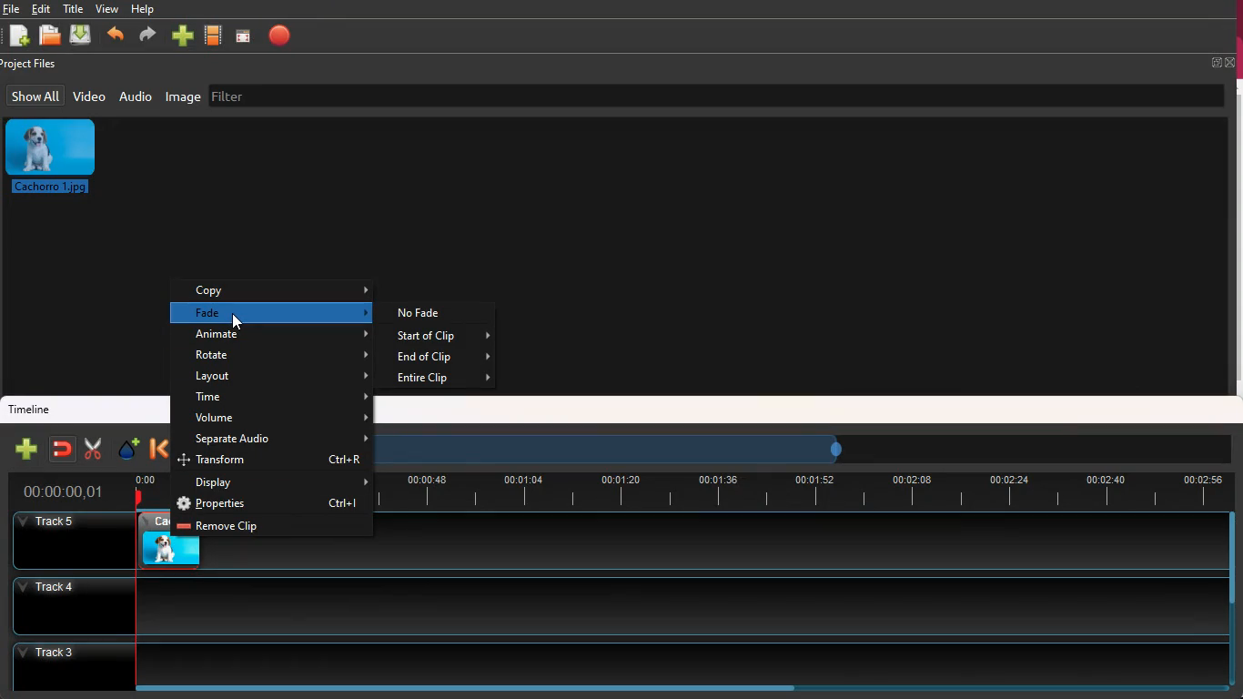  I want to click on remove clip, so click(269, 527).